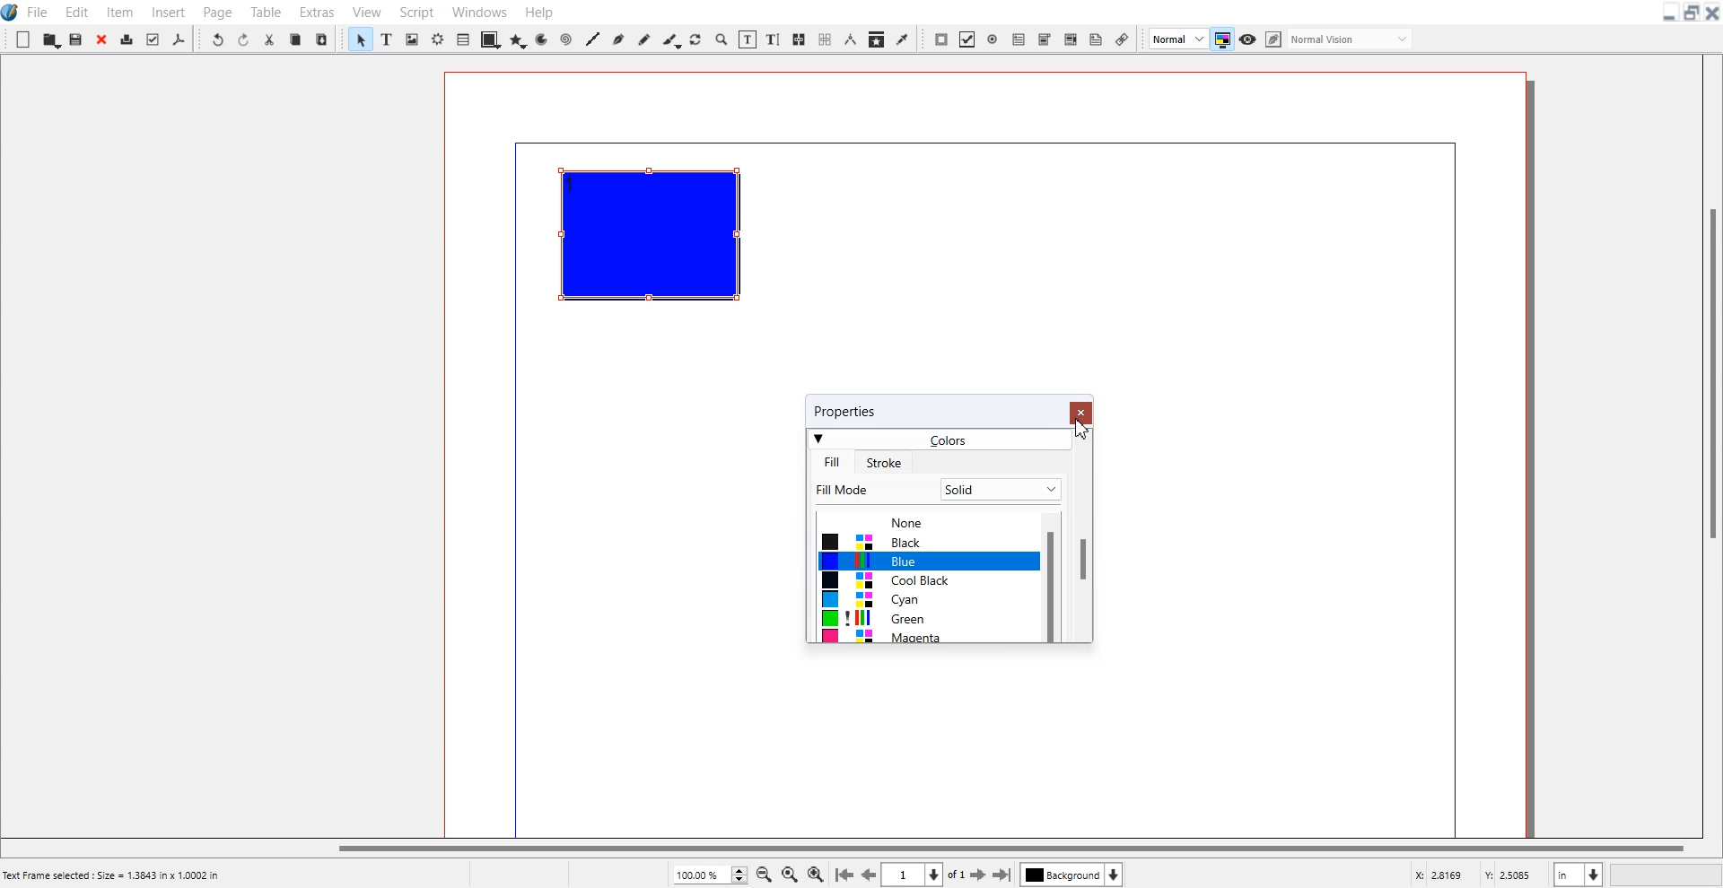  I want to click on Undo, so click(216, 38).